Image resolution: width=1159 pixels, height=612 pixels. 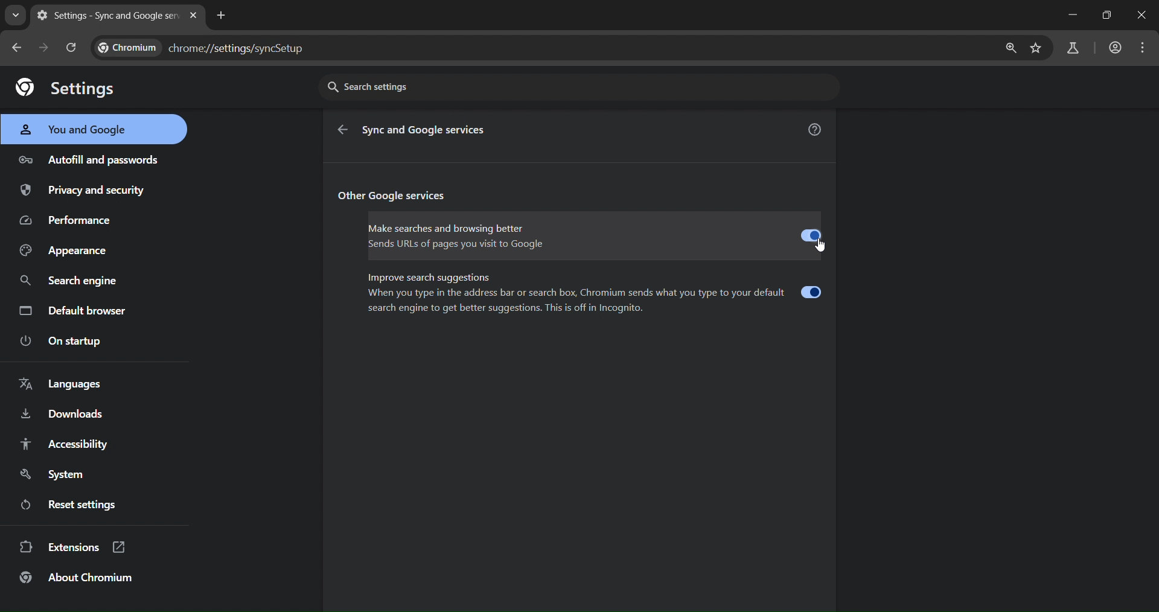 I want to click on close tab, so click(x=193, y=15).